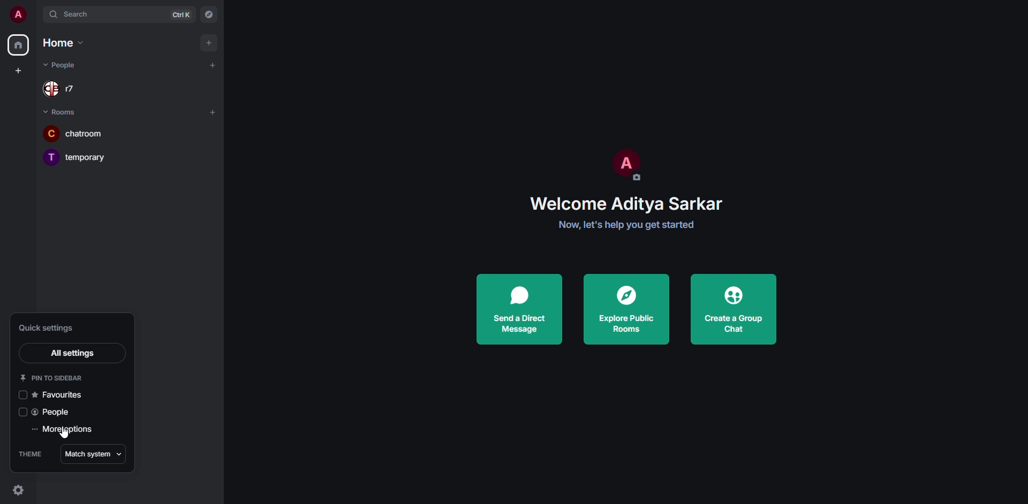 Image resolution: width=1028 pixels, height=504 pixels. I want to click on profile, so click(17, 16).